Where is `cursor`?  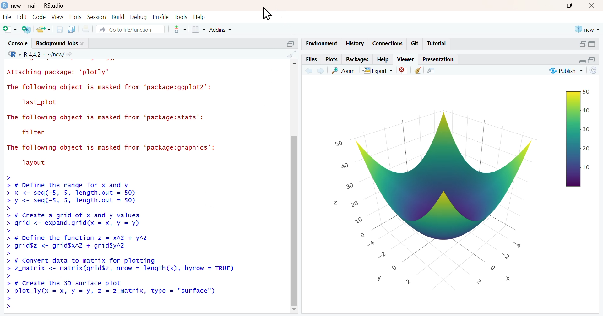 cursor is located at coordinates (268, 14).